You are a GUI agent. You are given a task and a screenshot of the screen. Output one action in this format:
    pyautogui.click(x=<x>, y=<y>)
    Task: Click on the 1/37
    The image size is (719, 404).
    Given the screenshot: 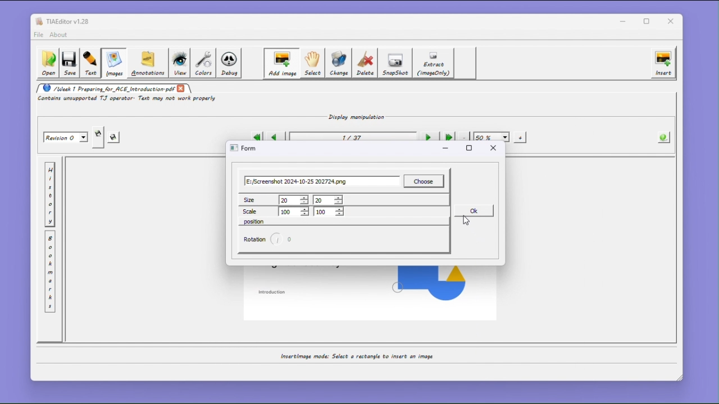 What is the action you would take?
    pyautogui.click(x=351, y=138)
    